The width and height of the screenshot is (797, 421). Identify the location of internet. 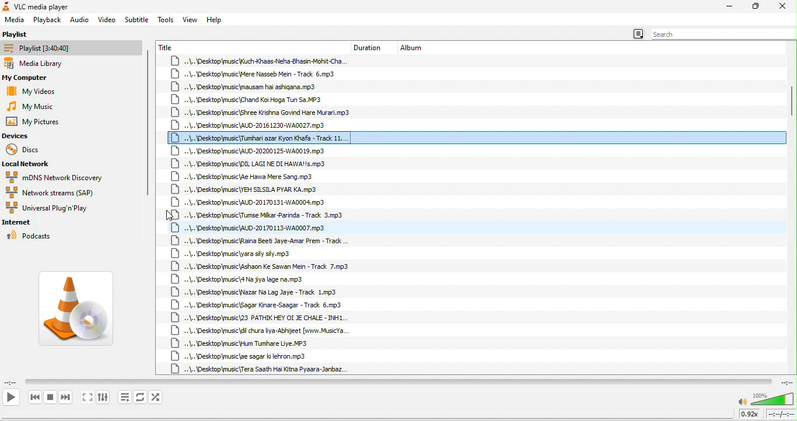
(23, 222).